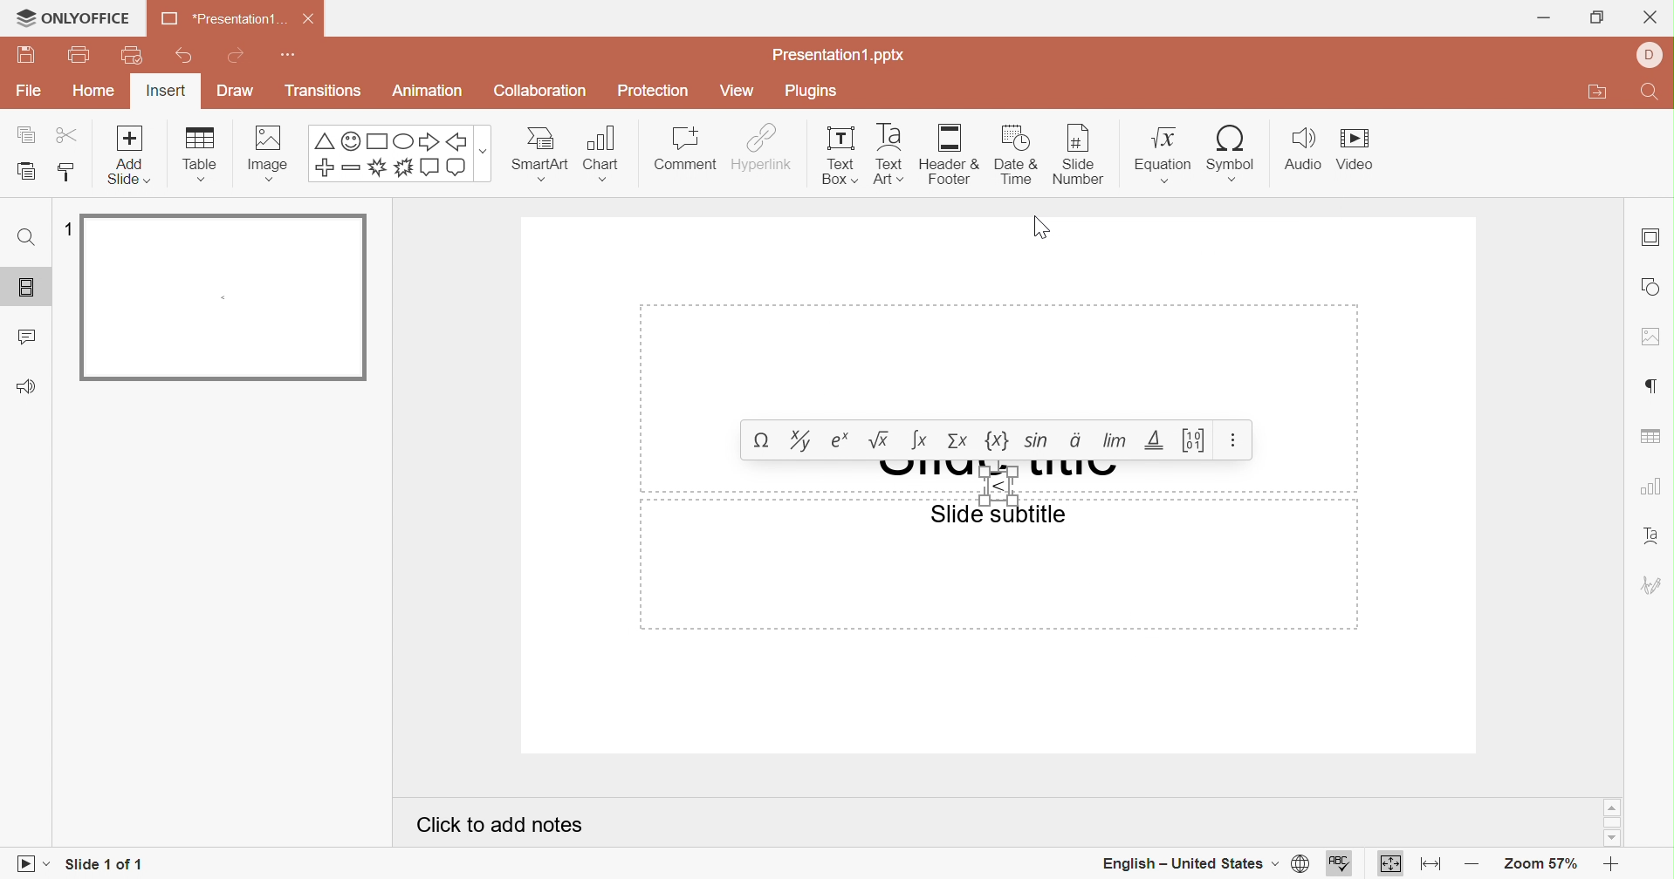 This screenshot has height=879, width=1674. I want to click on Equation, so click(1165, 156).